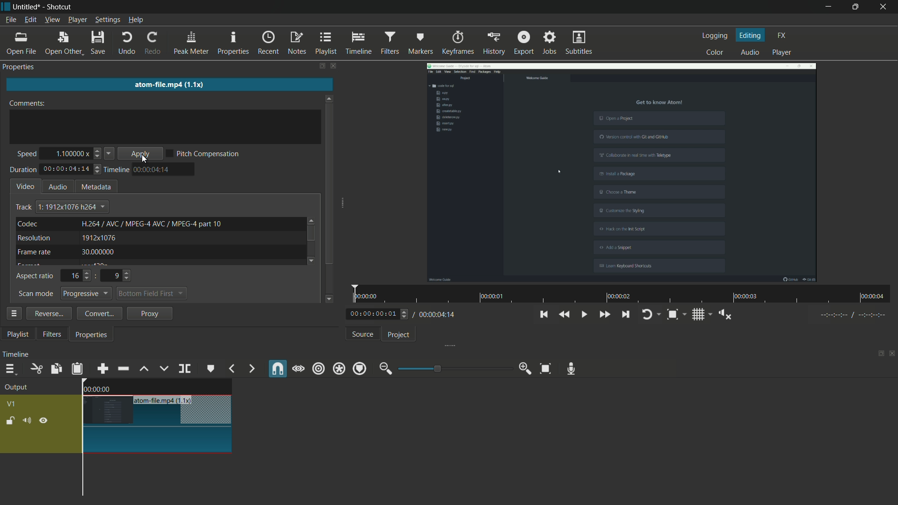 Image resolution: width=898 pixels, height=505 pixels. Describe the element at coordinates (208, 155) in the screenshot. I see `pitch compensation` at that location.